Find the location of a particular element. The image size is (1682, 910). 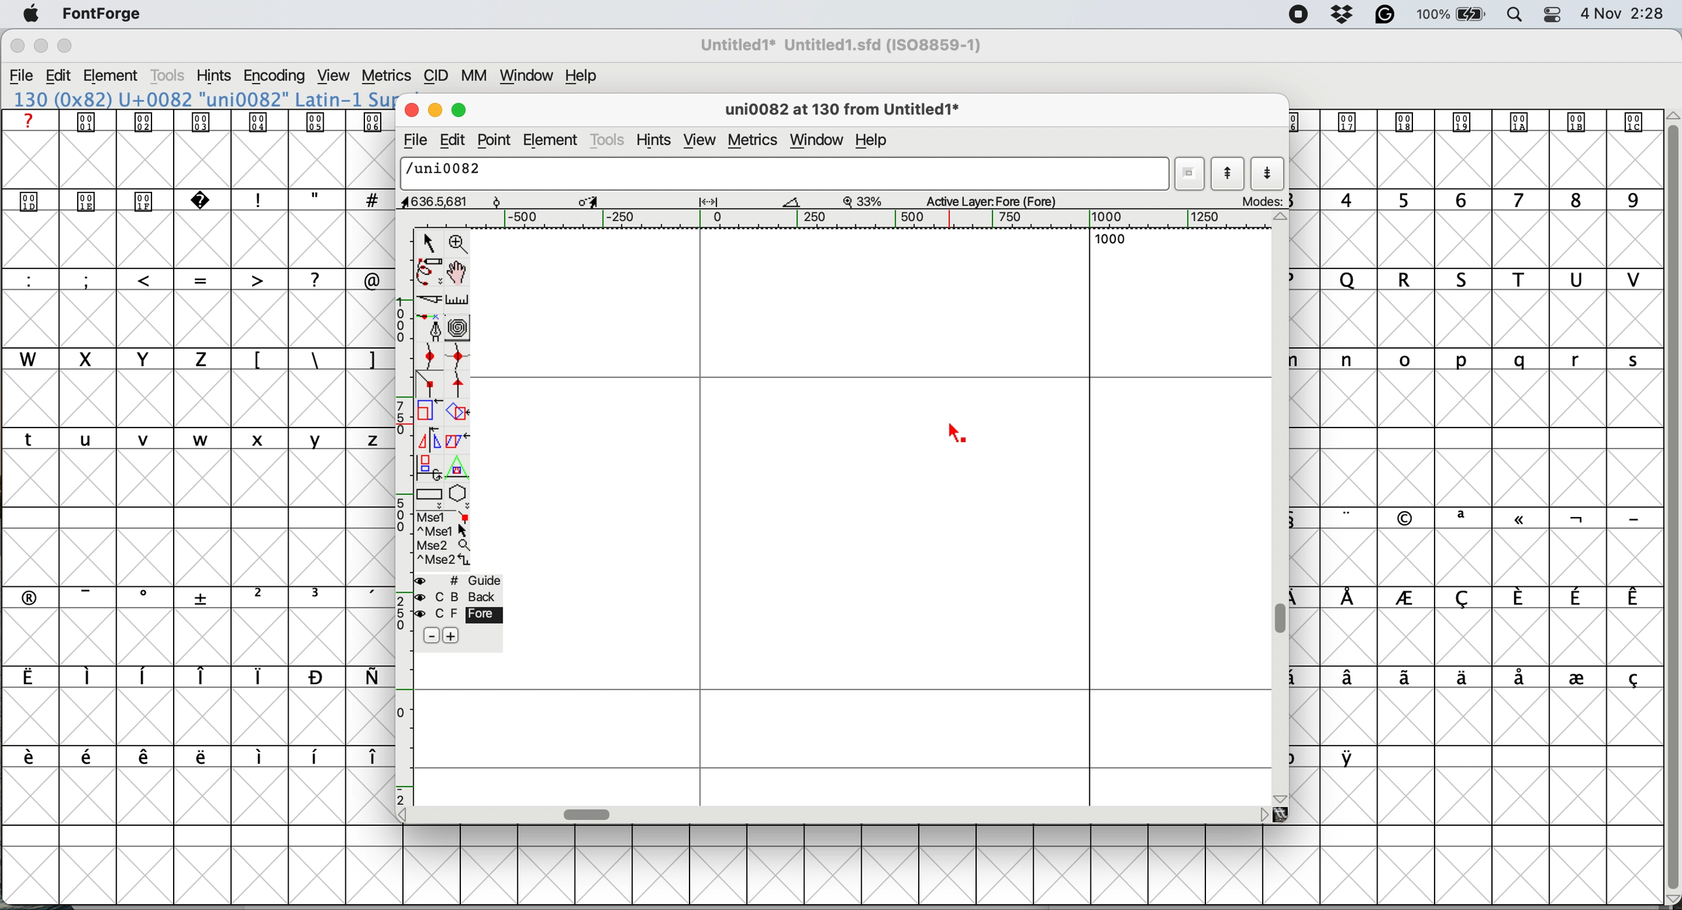

symbol is located at coordinates (1352, 757).